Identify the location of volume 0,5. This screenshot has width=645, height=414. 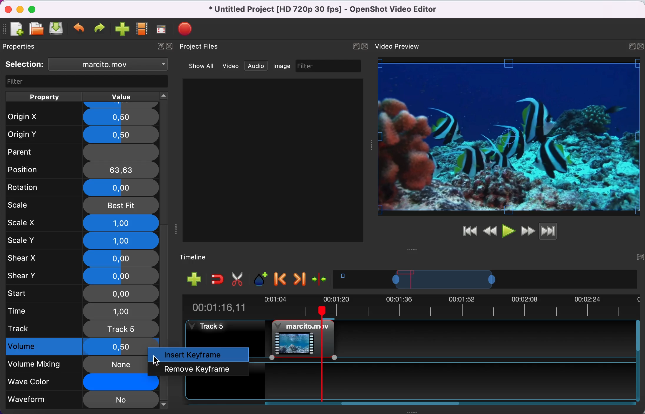
(72, 347).